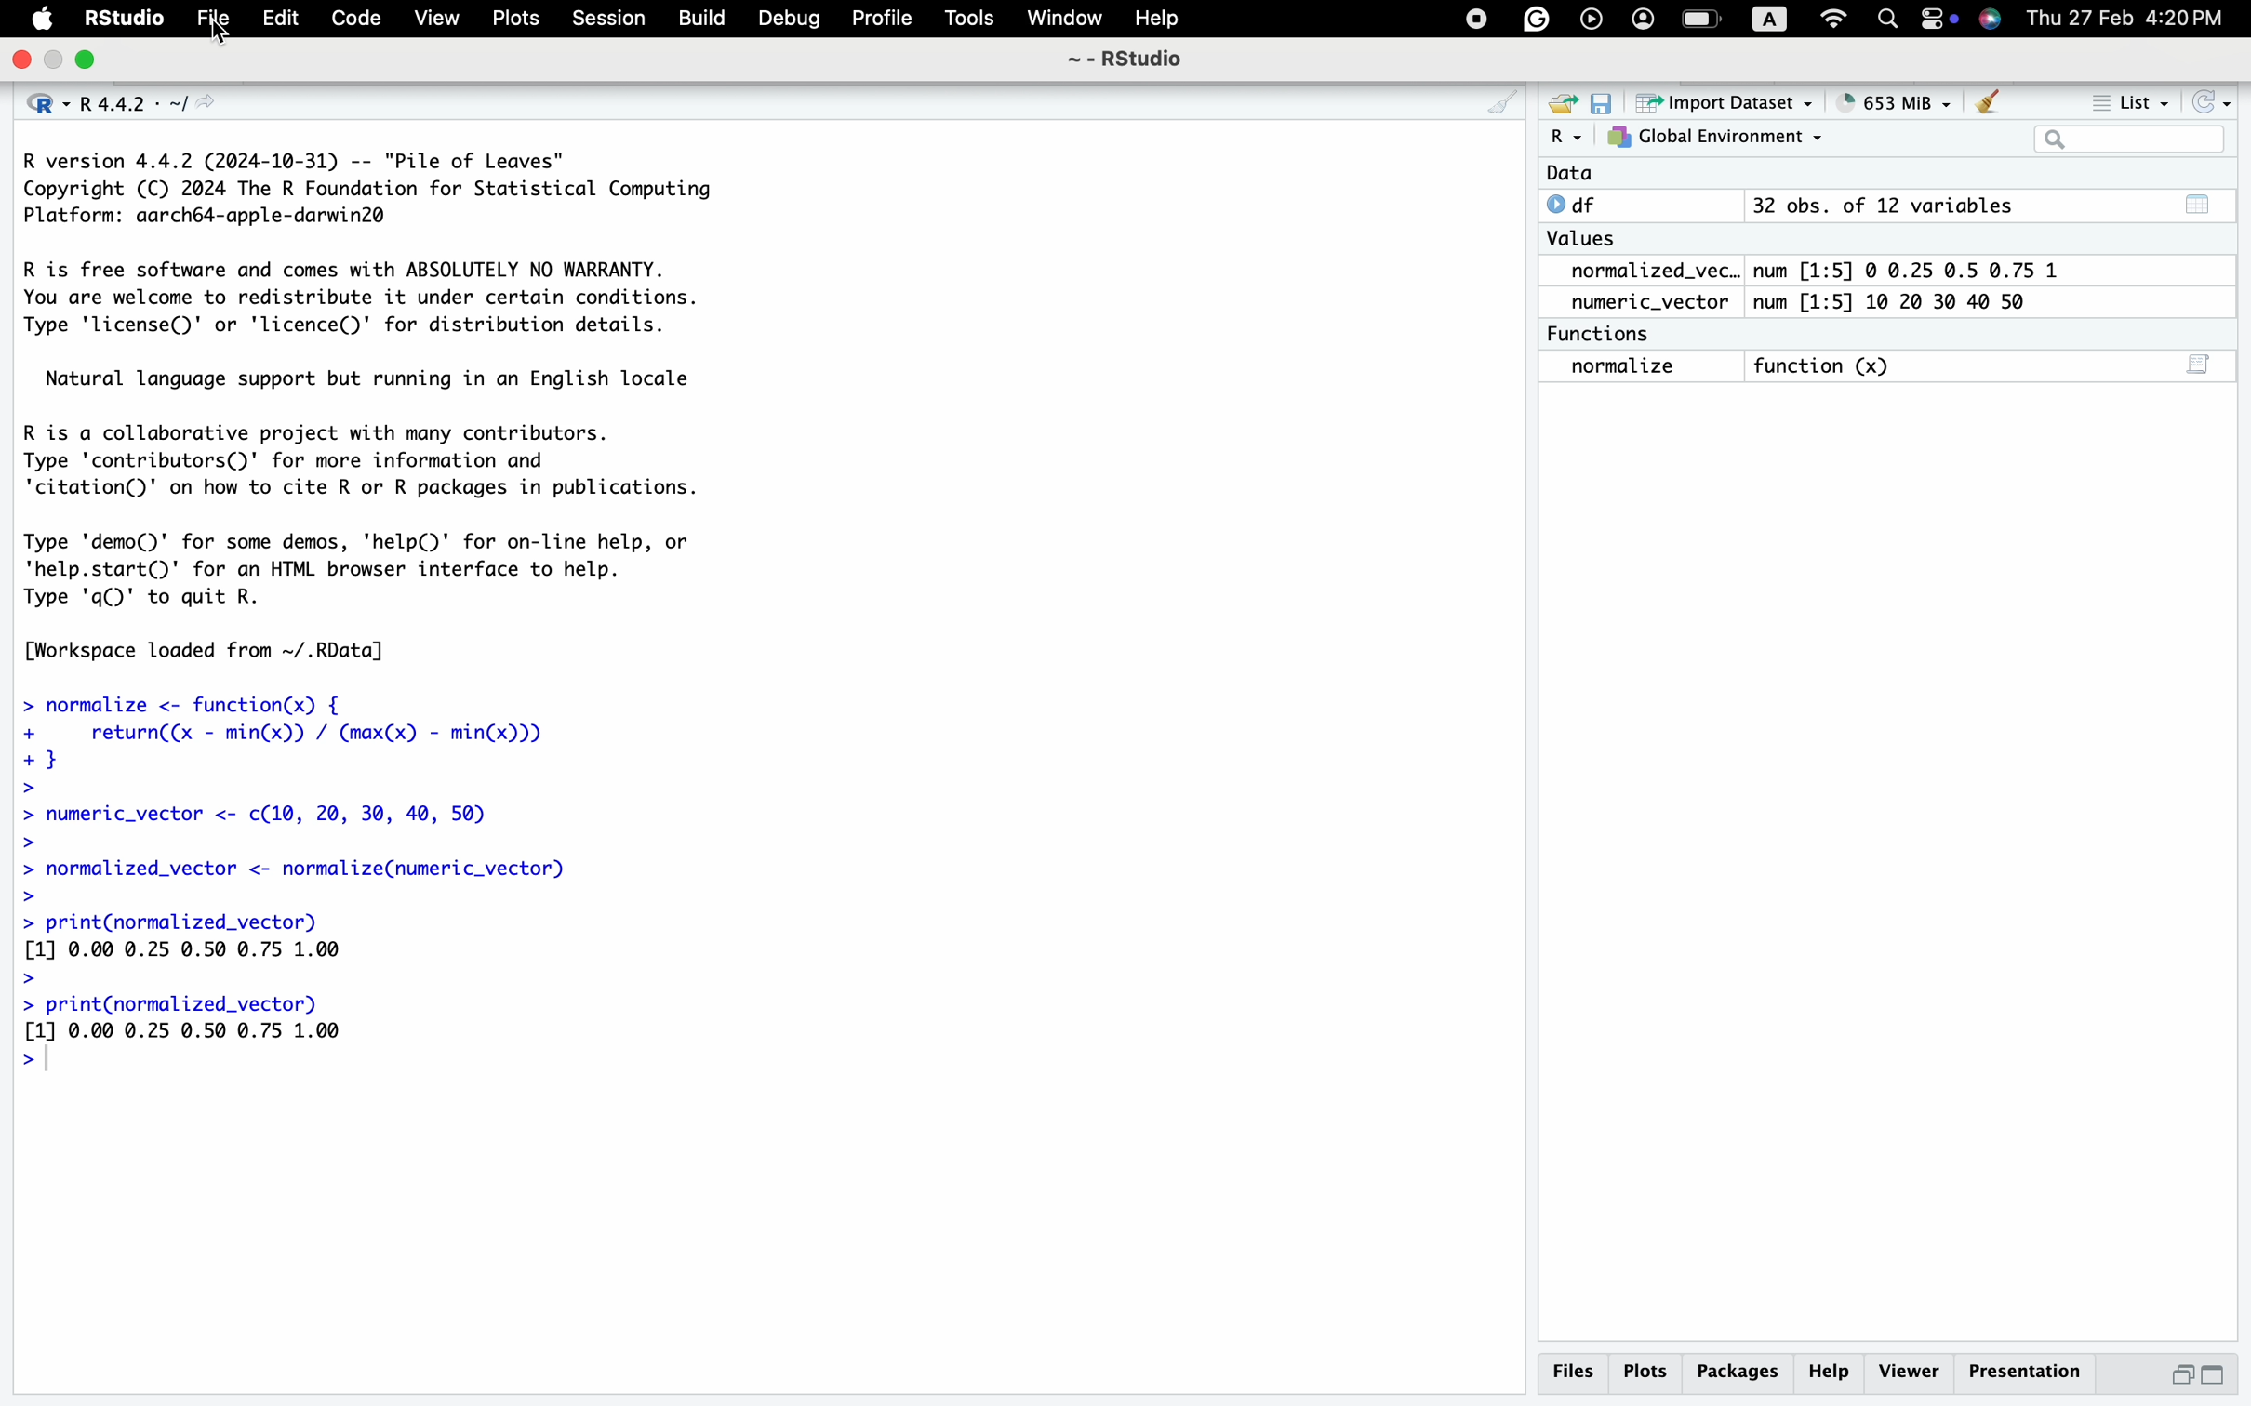  I want to click on Window, so click(1064, 20).